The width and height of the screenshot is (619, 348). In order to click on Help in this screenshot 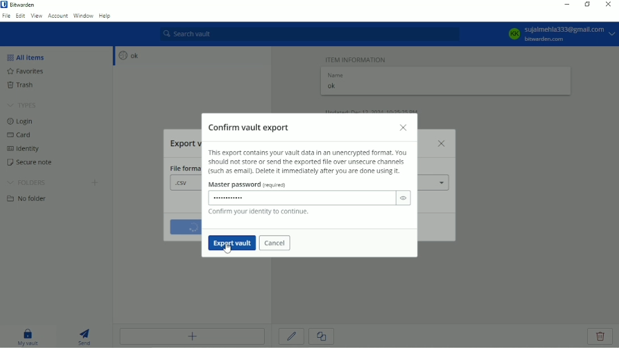, I will do `click(105, 16)`.